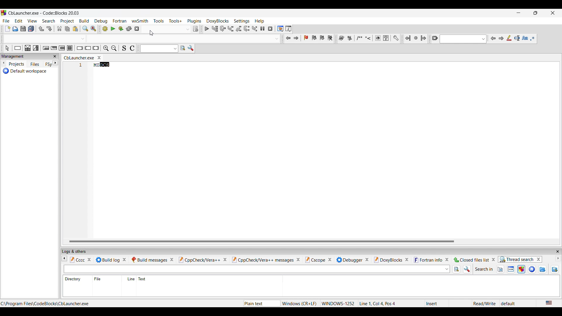 The height and width of the screenshot is (316, 562). I want to click on Project name, software name, and project version, so click(44, 13).